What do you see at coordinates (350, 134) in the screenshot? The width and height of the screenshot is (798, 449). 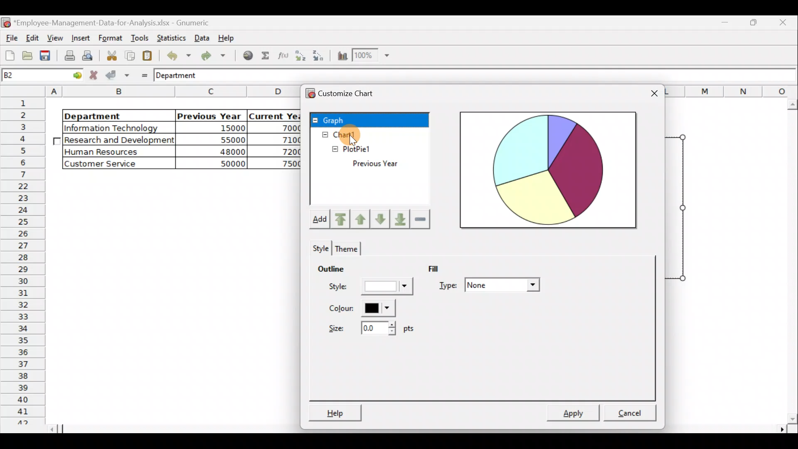 I see `Chart1` at bounding box center [350, 134].